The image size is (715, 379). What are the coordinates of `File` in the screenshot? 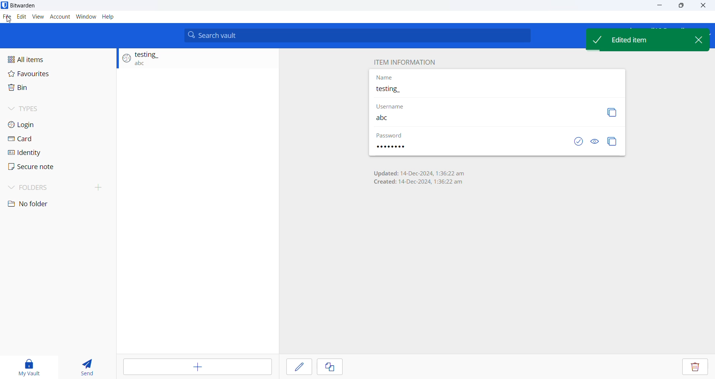 It's located at (7, 17).